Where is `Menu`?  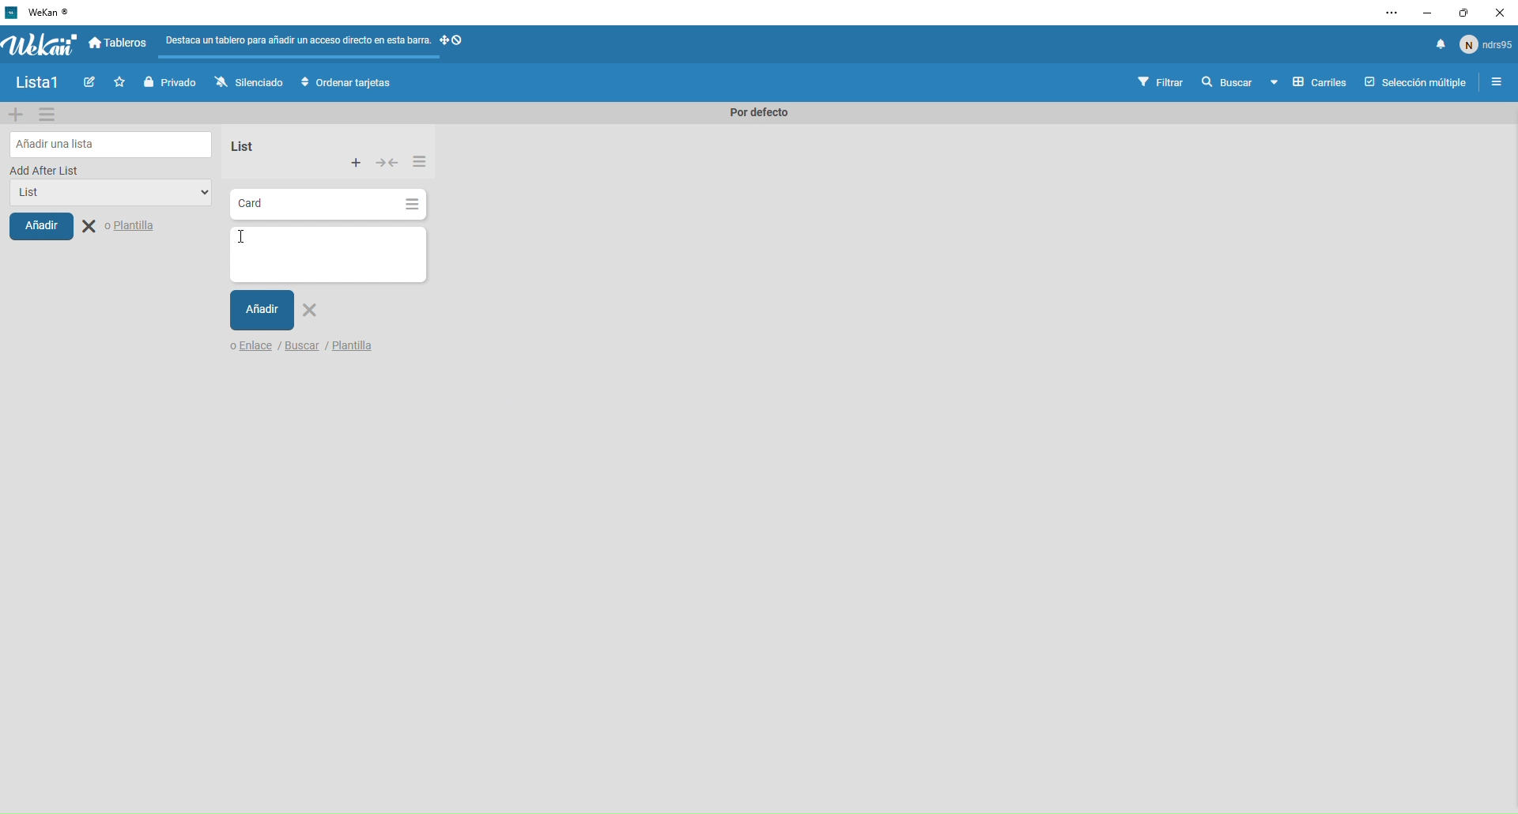
Menu is located at coordinates (1498, 84).